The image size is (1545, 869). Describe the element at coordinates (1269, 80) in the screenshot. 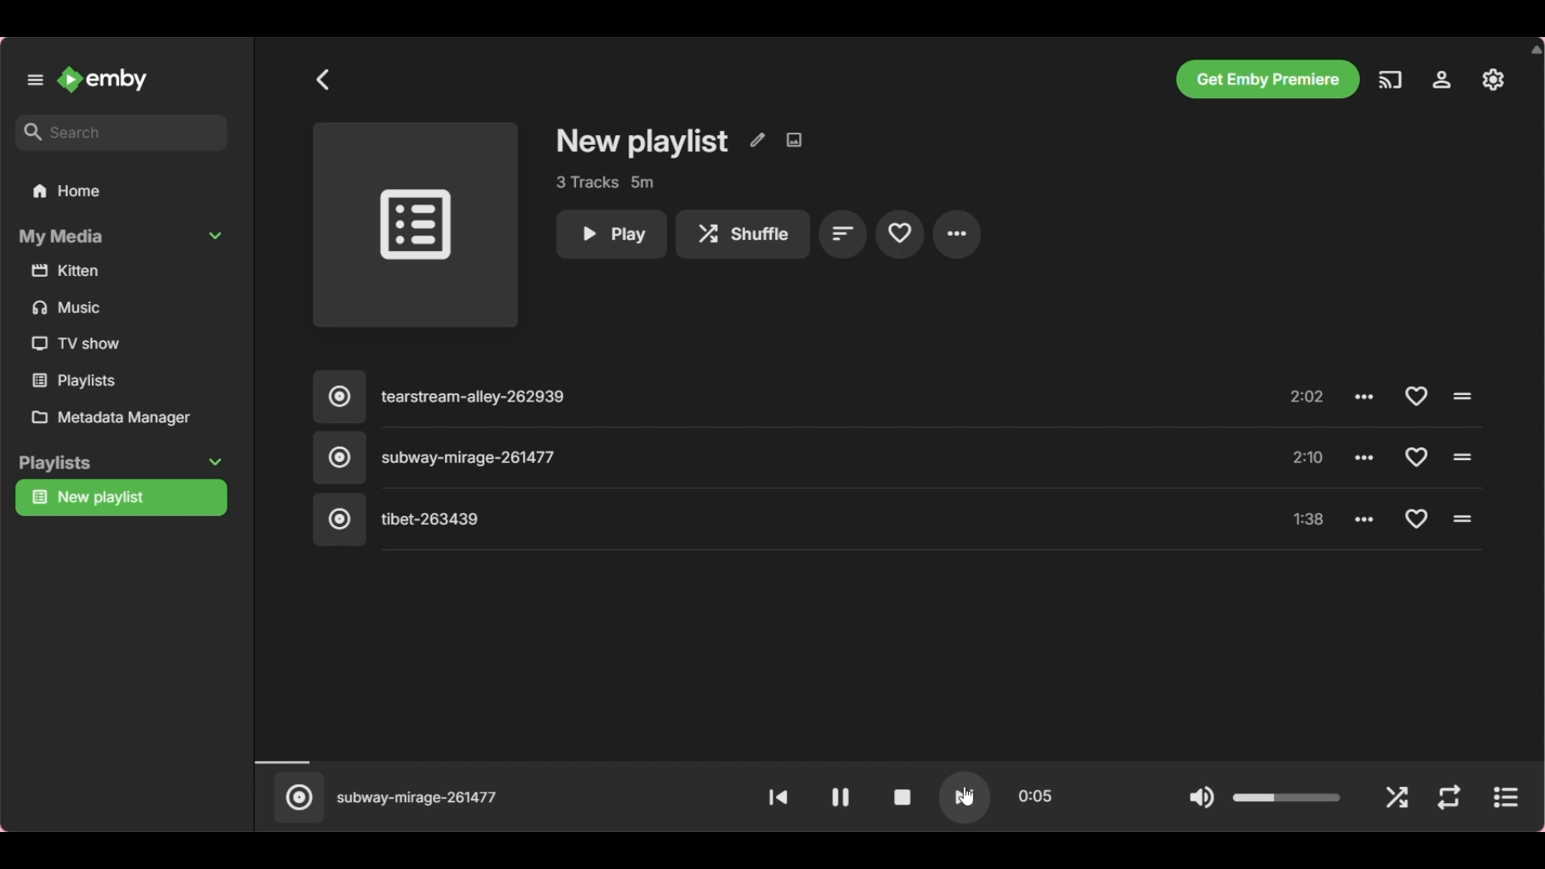

I see `Get Emby premiere` at that location.